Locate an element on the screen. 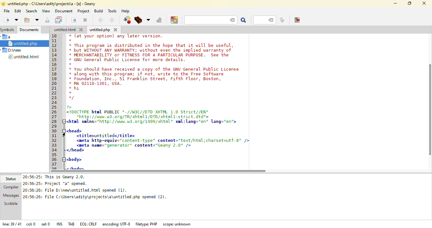 Image resolution: width=432 pixels, height=228 pixels. app logo is located at coordinates (3, 4).